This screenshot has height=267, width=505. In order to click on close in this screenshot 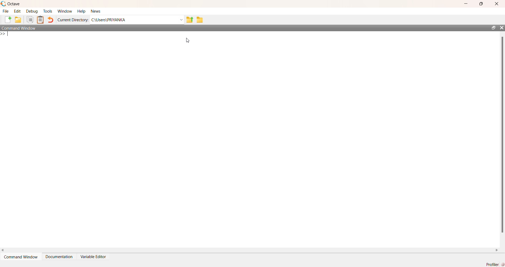, I will do `click(502, 28)`.